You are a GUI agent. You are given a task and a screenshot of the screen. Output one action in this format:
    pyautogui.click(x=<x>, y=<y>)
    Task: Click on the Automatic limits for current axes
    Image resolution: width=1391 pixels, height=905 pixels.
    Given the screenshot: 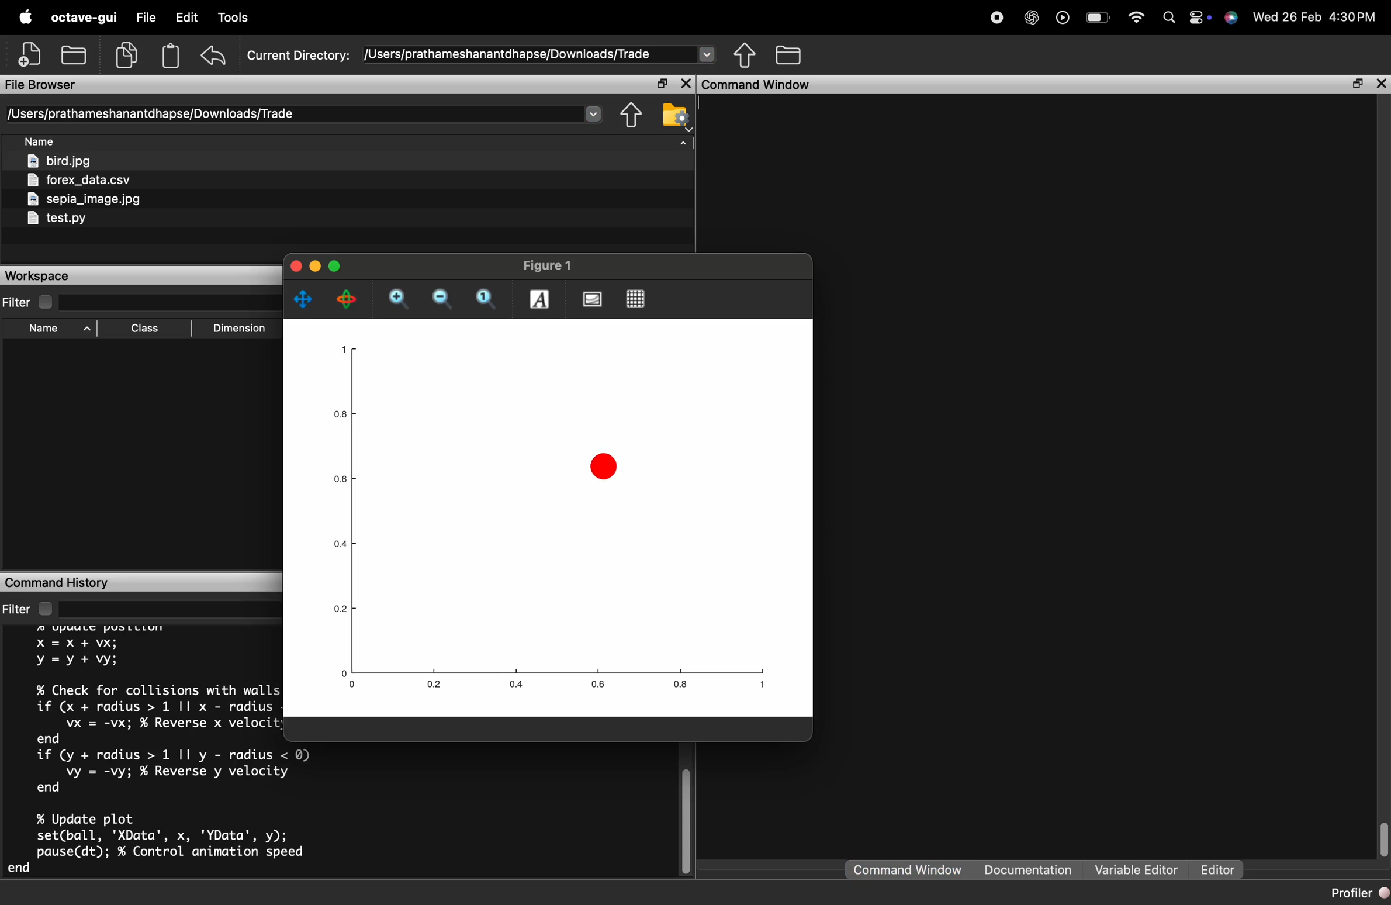 What is the action you would take?
    pyautogui.click(x=486, y=299)
    